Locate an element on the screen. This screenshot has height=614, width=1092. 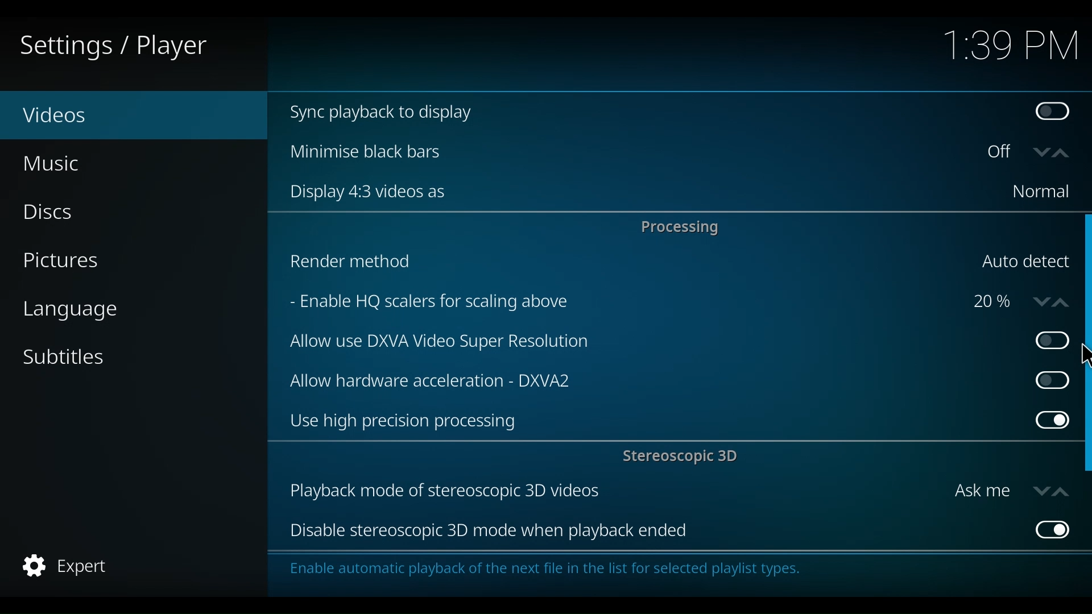
down is located at coordinates (1038, 301).